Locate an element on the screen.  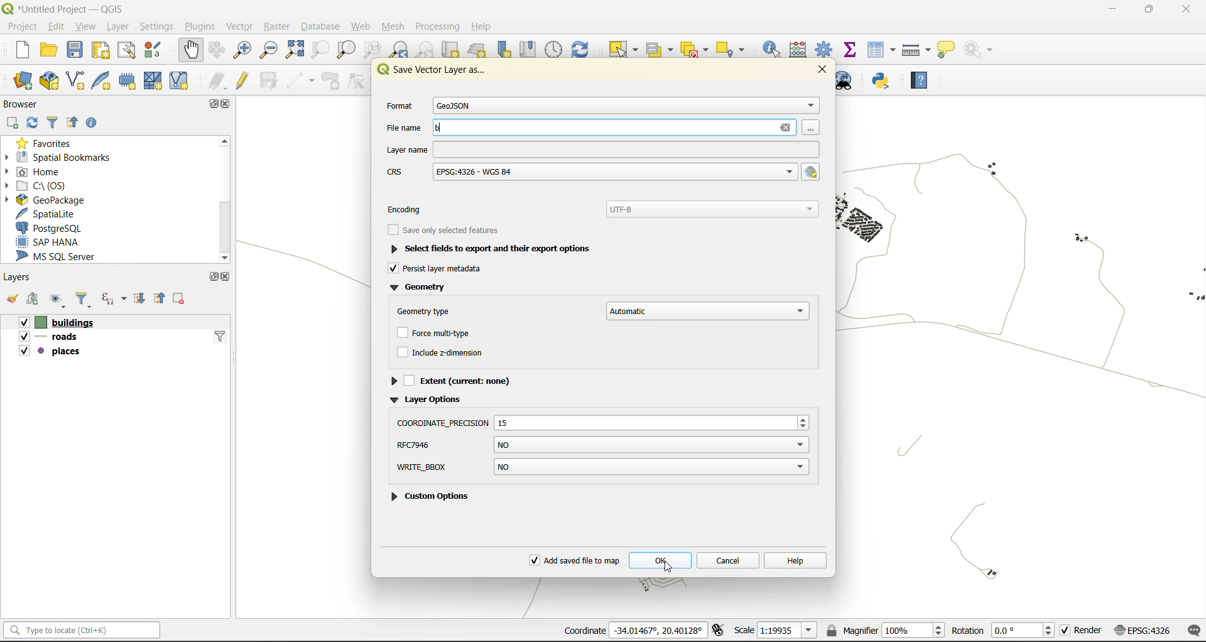
rotation is located at coordinates (1003, 631).